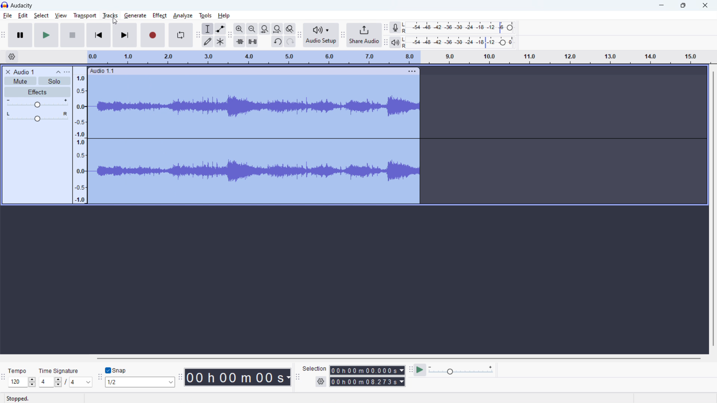 This screenshot has width=717, height=403. I want to click on gain, so click(37, 103).